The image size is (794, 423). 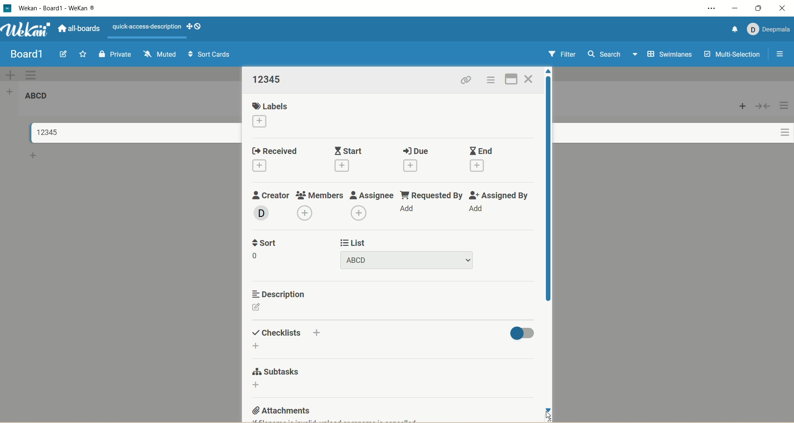 What do you see at coordinates (257, 346) in the screenshot?
I see `add` at bounding box center [257, 346].